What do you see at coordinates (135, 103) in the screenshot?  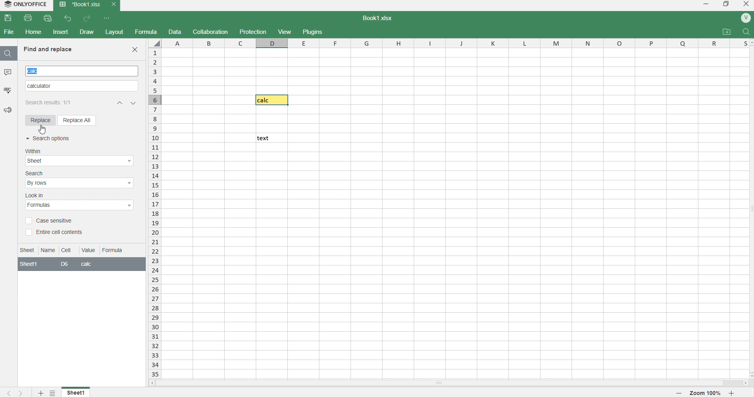 I see `previous match` at bounding box center [135, 103].